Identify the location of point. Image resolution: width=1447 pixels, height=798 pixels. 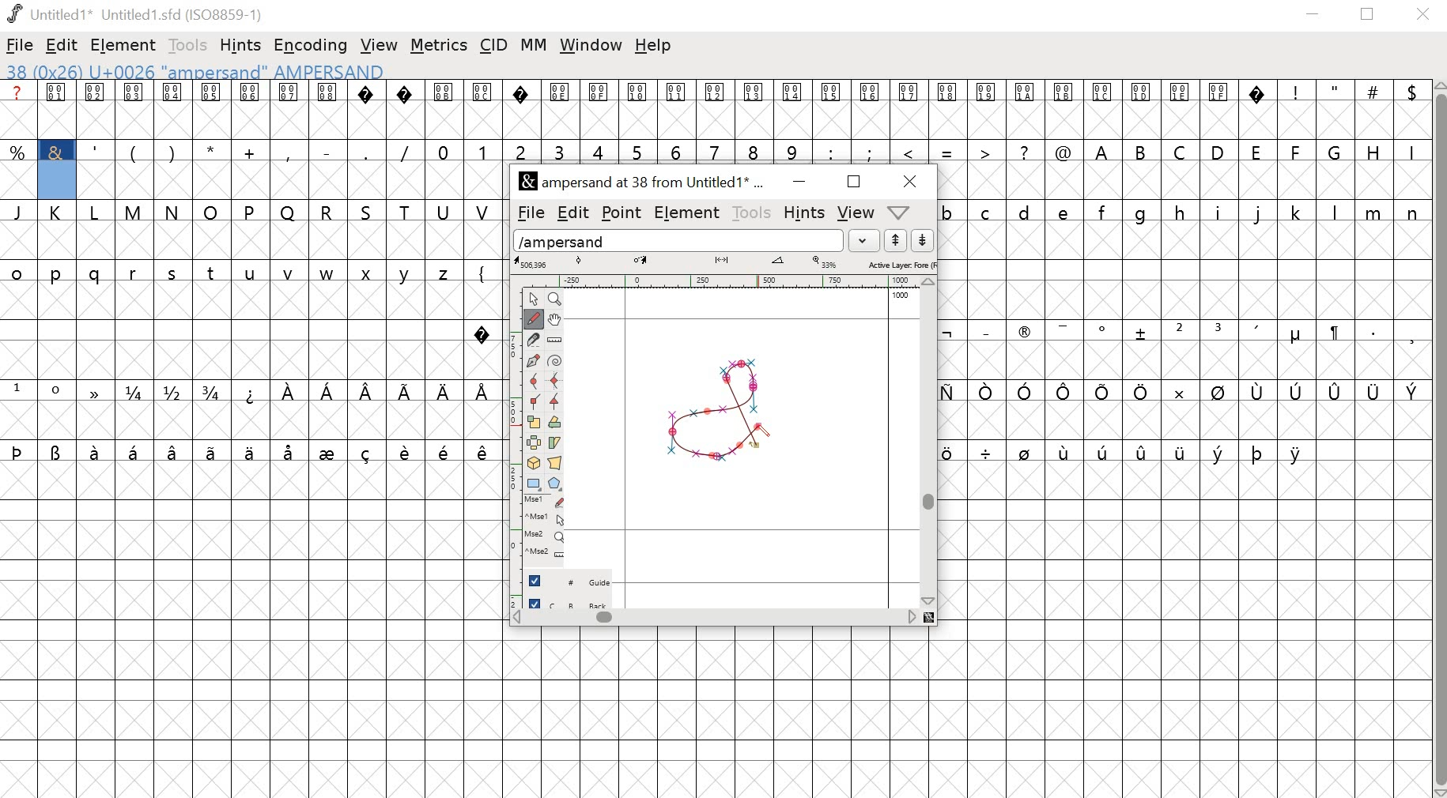
(623, 213).